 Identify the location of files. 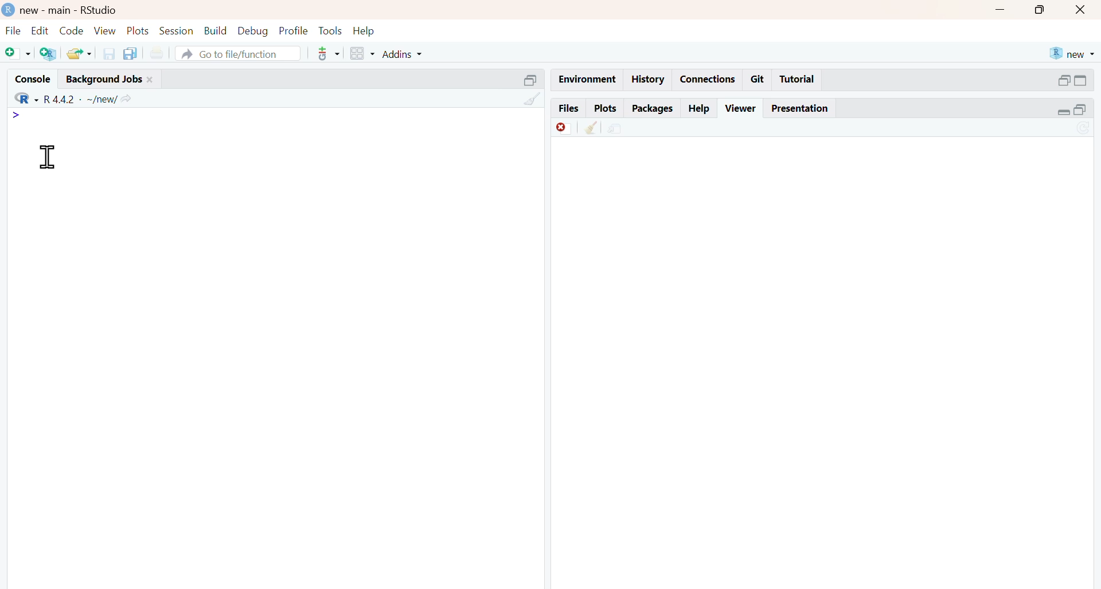
(569, 109).